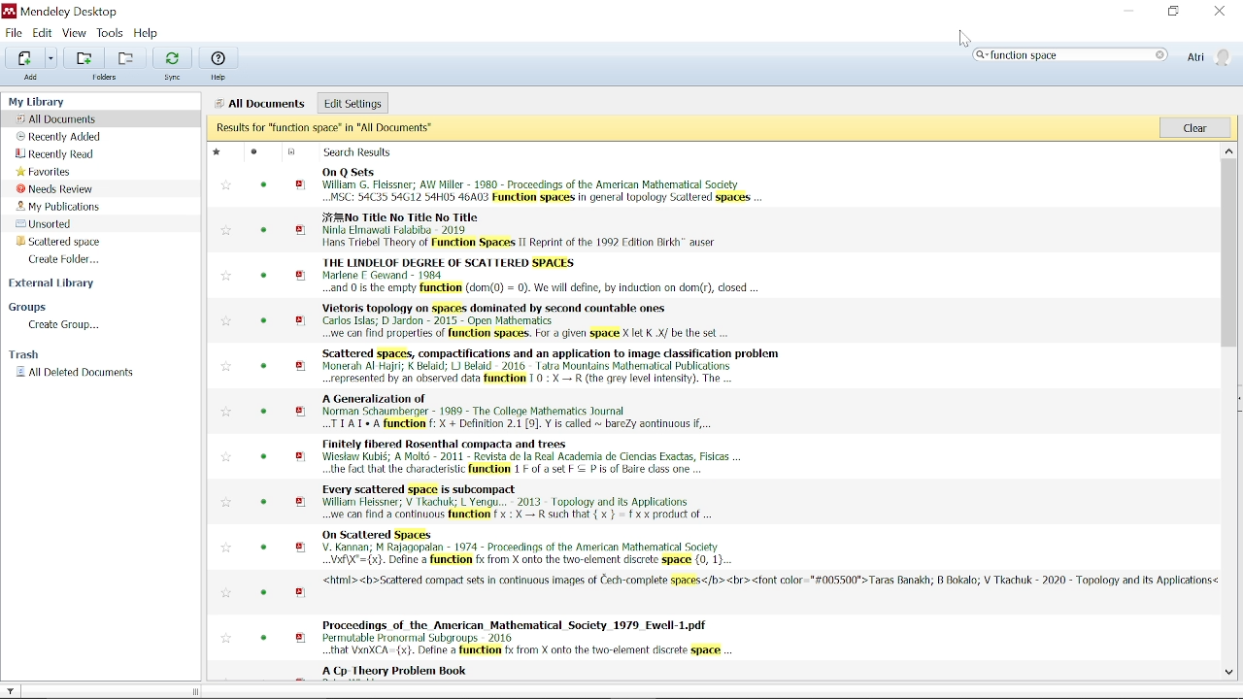 The width and height of the screenshot is (1243, 699). What do you see at coordinates (199, 691) in the screenshot?
I see `change width of the sidebar` at bounding box center [199, 691].